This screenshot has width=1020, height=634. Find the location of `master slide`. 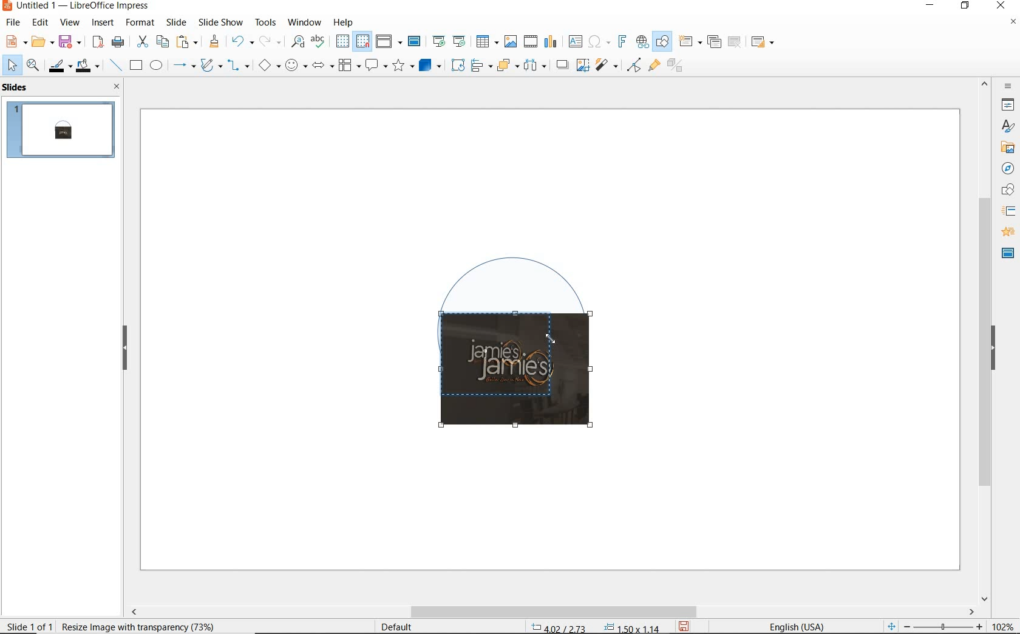

master slide is located at coordinates (1008, 252).